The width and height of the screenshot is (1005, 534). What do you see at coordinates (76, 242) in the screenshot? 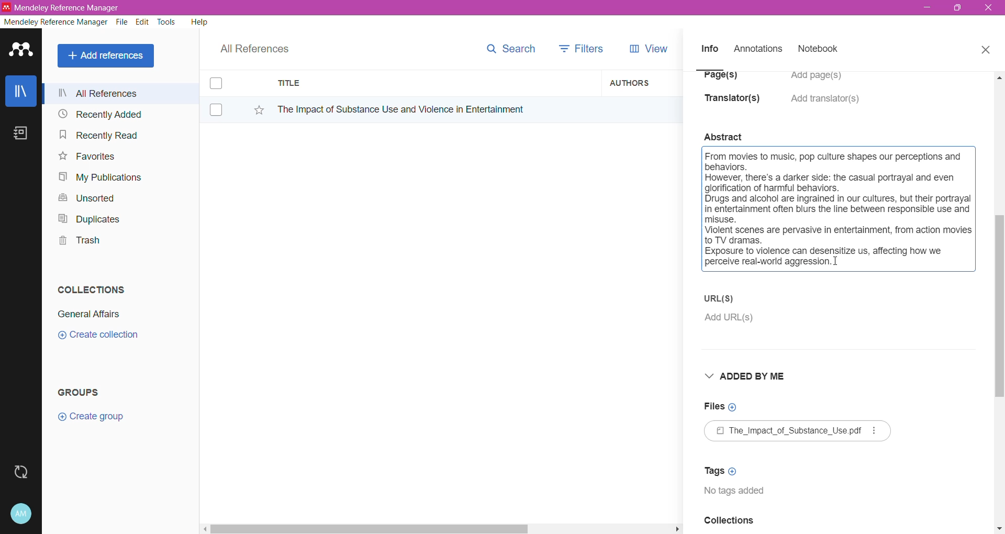
I see `Trash` at bounding box center [76, 242].